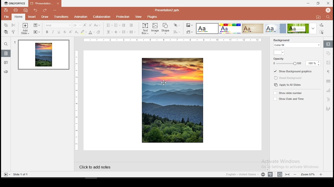 The image size is (334, 187). What do you see at coordinates (124, 25) in the screenshot?
I see `decrease indent` at bounding box center [124, 25].